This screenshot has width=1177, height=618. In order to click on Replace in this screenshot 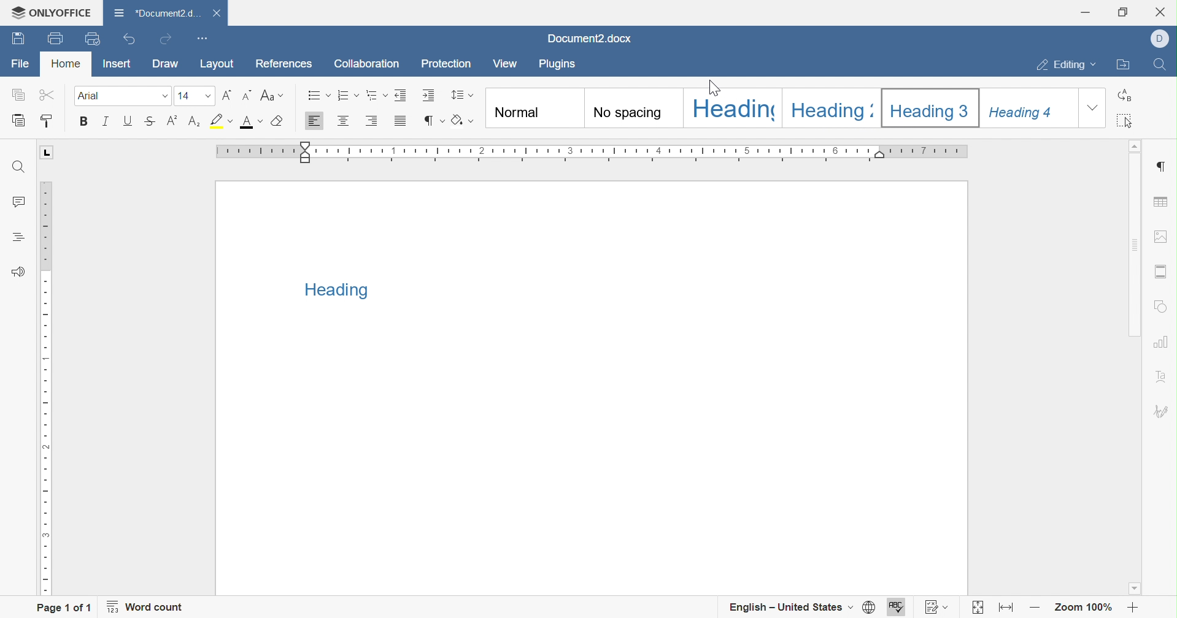, I will do `click(1124, 94)`.